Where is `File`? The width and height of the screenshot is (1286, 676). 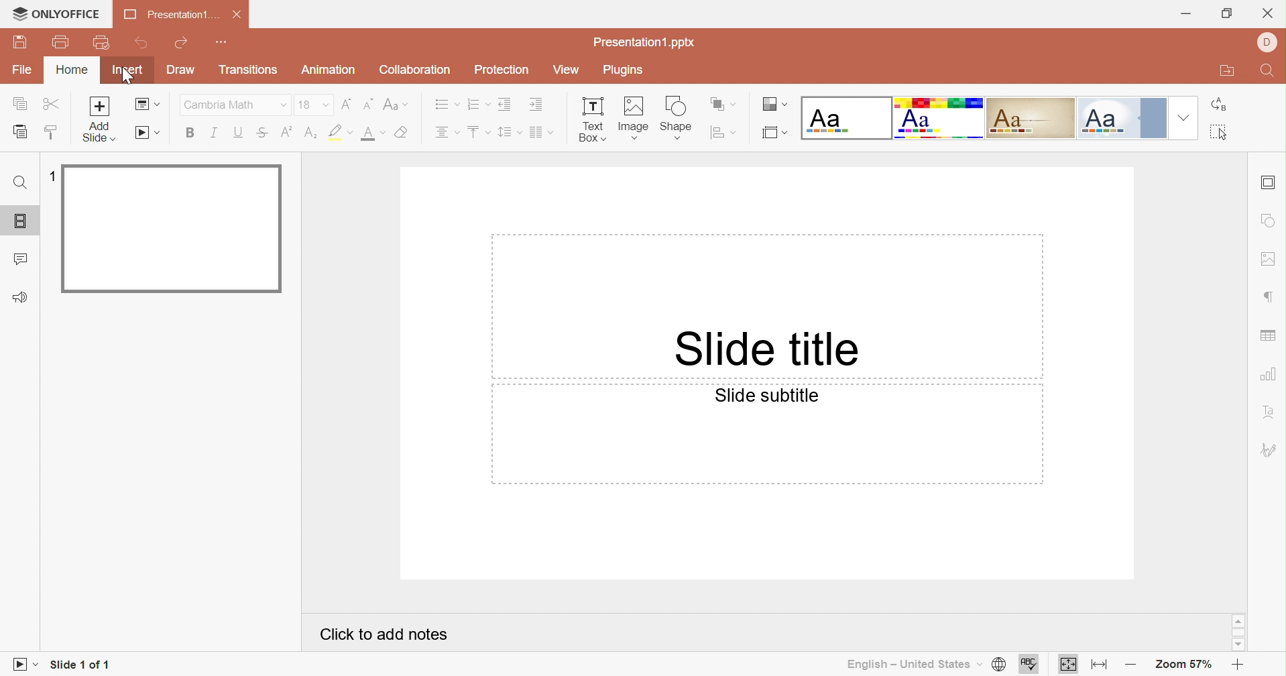
File is located at coordinates (23, 72).